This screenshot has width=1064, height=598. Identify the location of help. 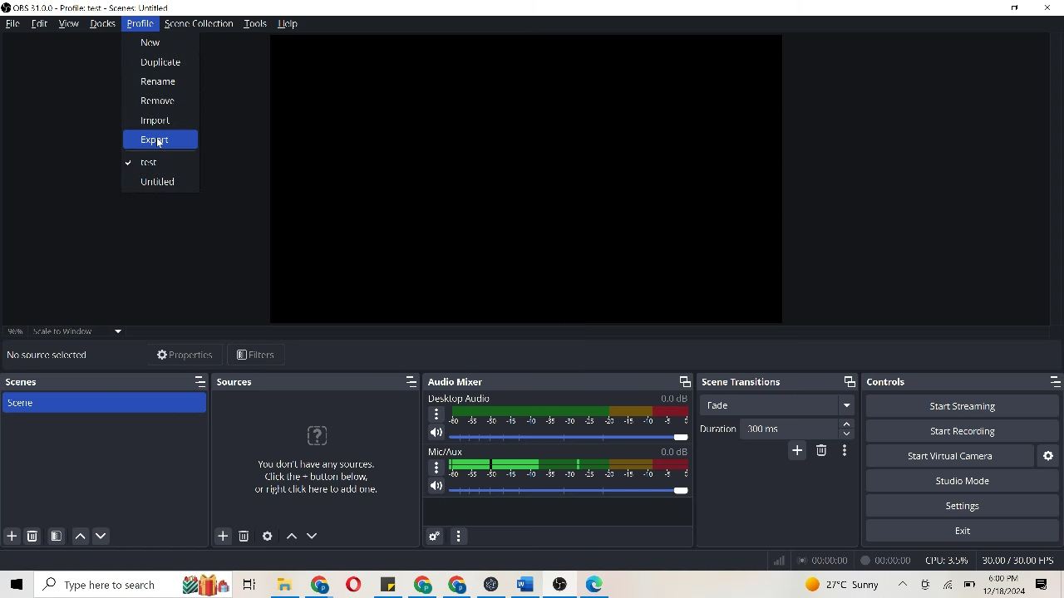
(289, 23).